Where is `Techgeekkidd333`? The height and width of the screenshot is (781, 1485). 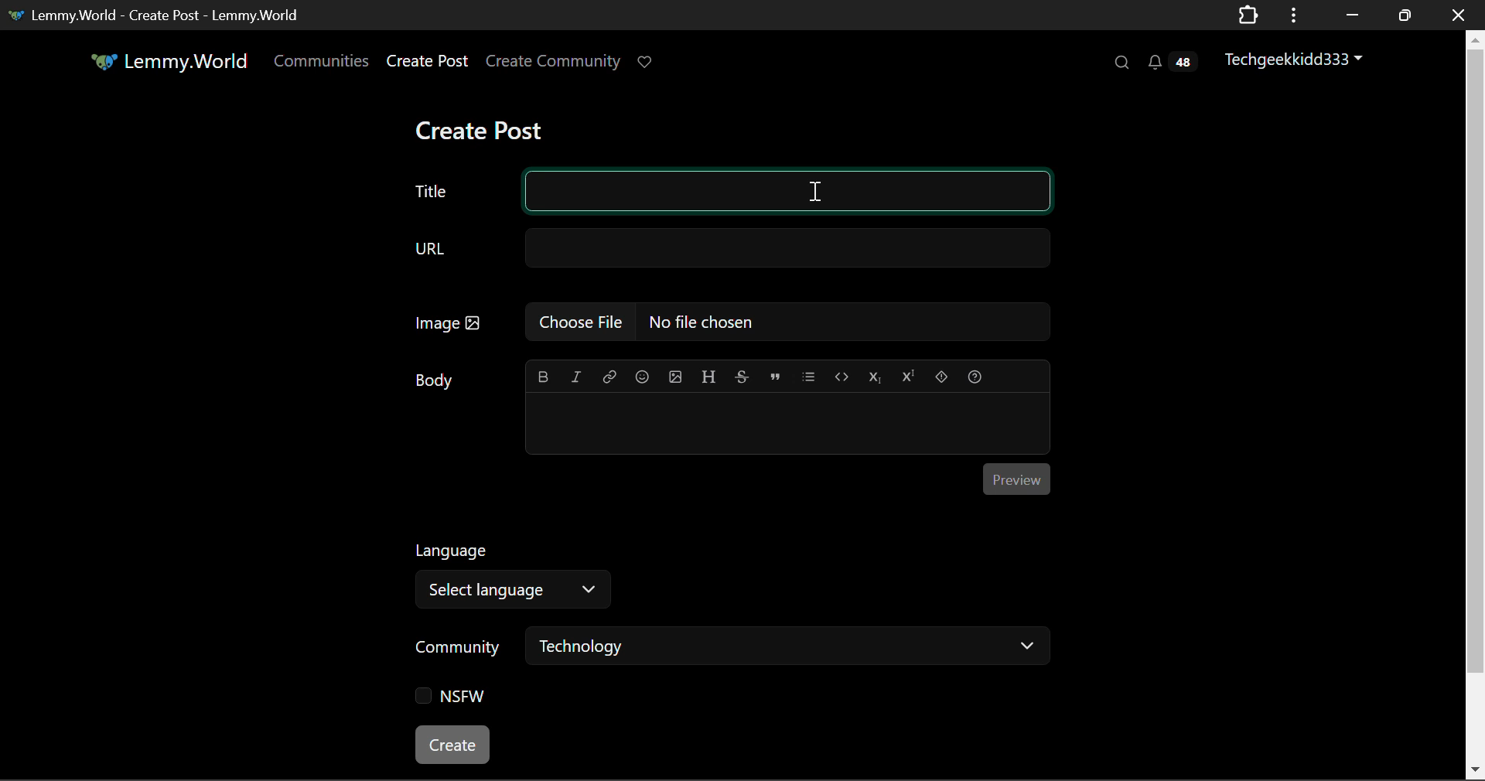
Techgeekkidd333 is located at coordinates (1300, 58).